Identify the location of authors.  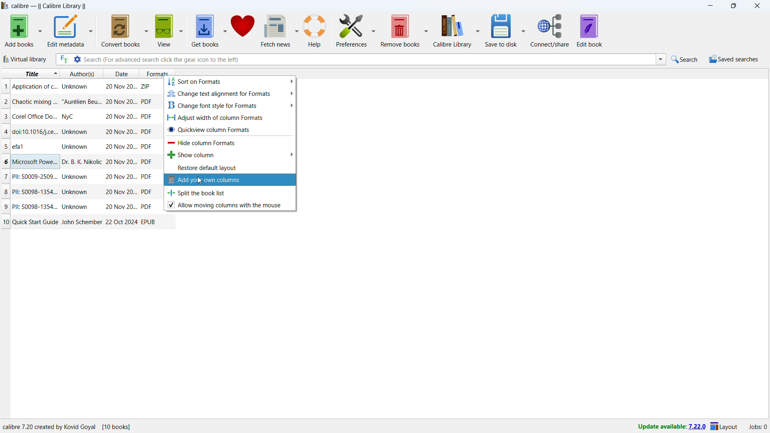
(82, 73).